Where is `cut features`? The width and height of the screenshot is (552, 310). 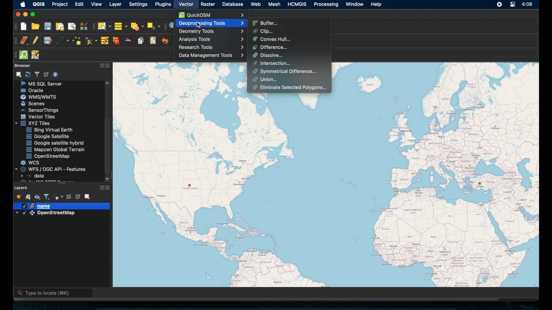 cut features is located at coordinates (129, 40).